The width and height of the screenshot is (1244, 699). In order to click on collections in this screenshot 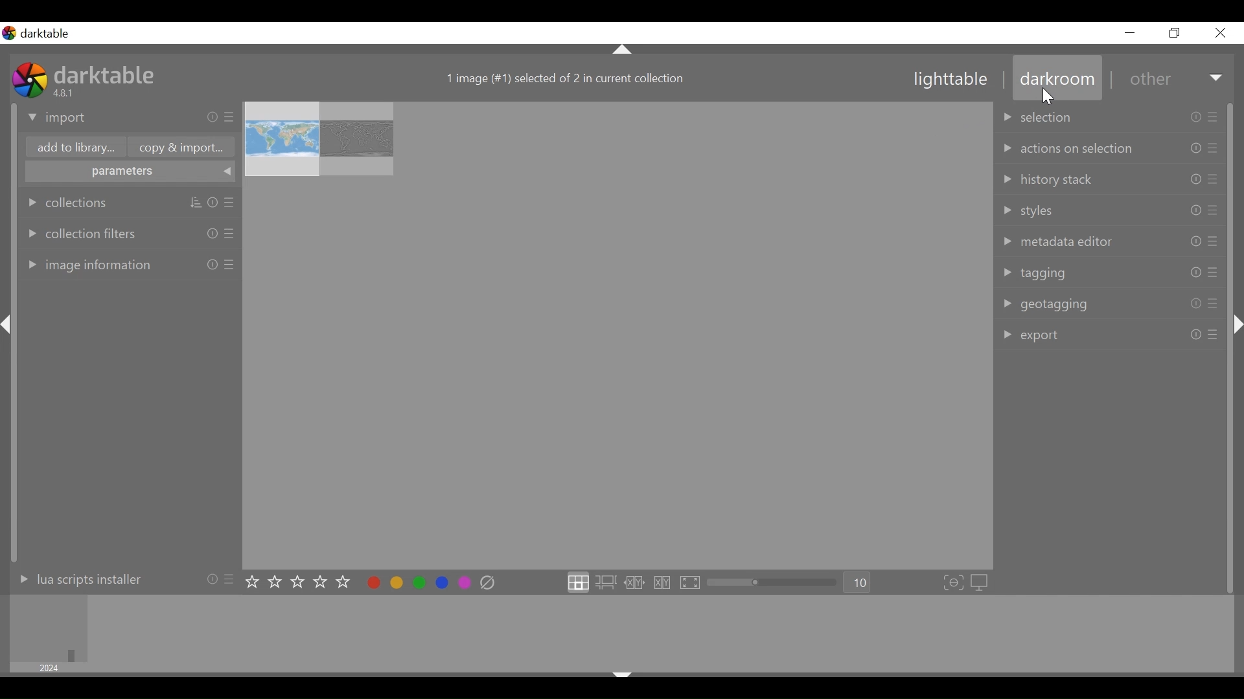, I will do `click(131, 202)`.